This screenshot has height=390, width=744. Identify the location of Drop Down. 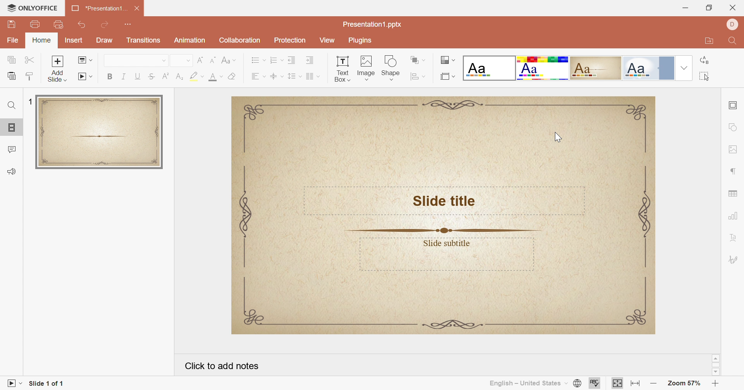
(264, 76).